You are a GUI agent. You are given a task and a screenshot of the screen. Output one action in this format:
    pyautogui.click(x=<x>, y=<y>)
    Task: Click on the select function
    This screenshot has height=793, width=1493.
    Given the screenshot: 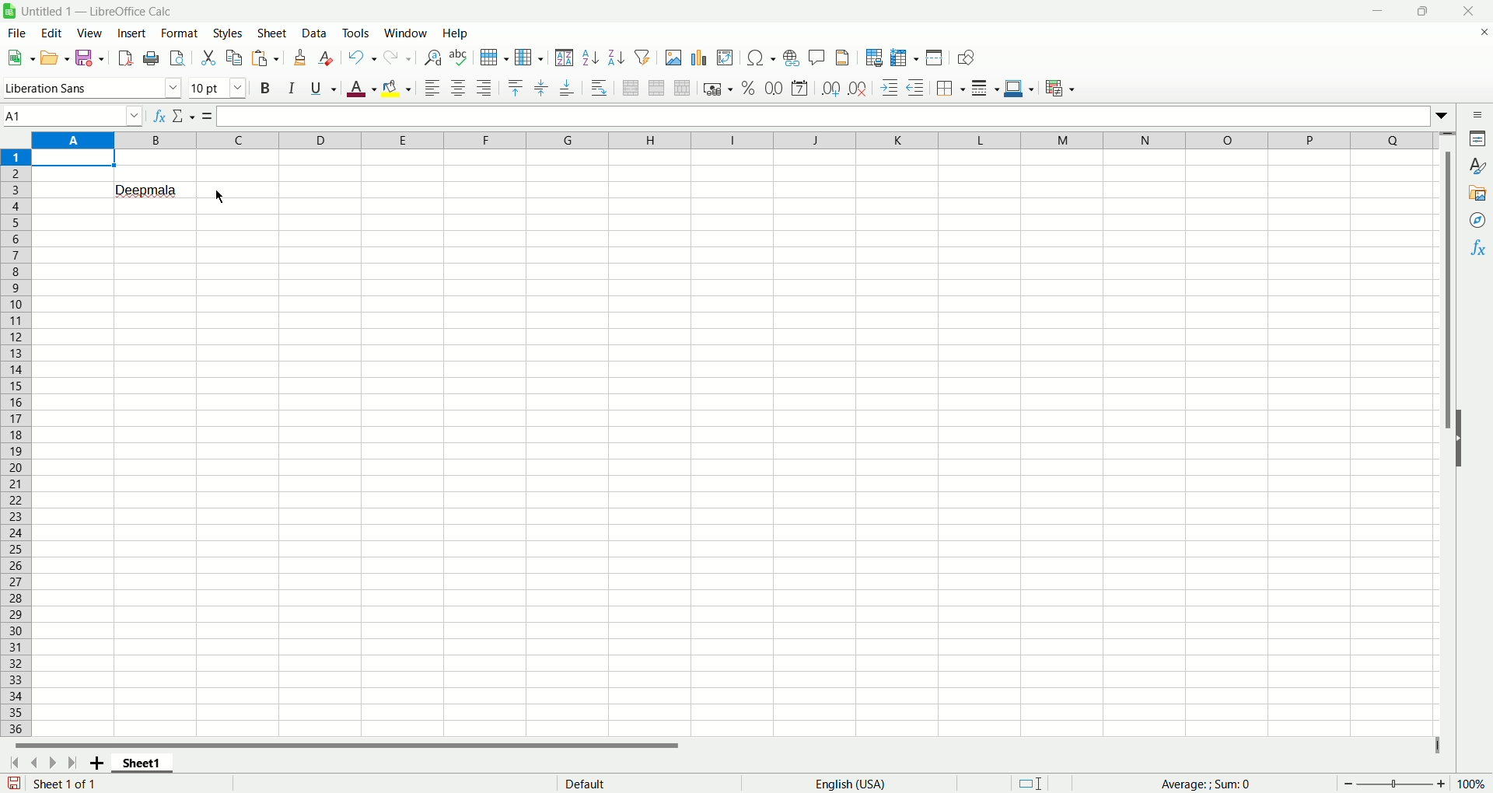 What is the action you would take?
    pyautogui.click(x=184, y=116)
    